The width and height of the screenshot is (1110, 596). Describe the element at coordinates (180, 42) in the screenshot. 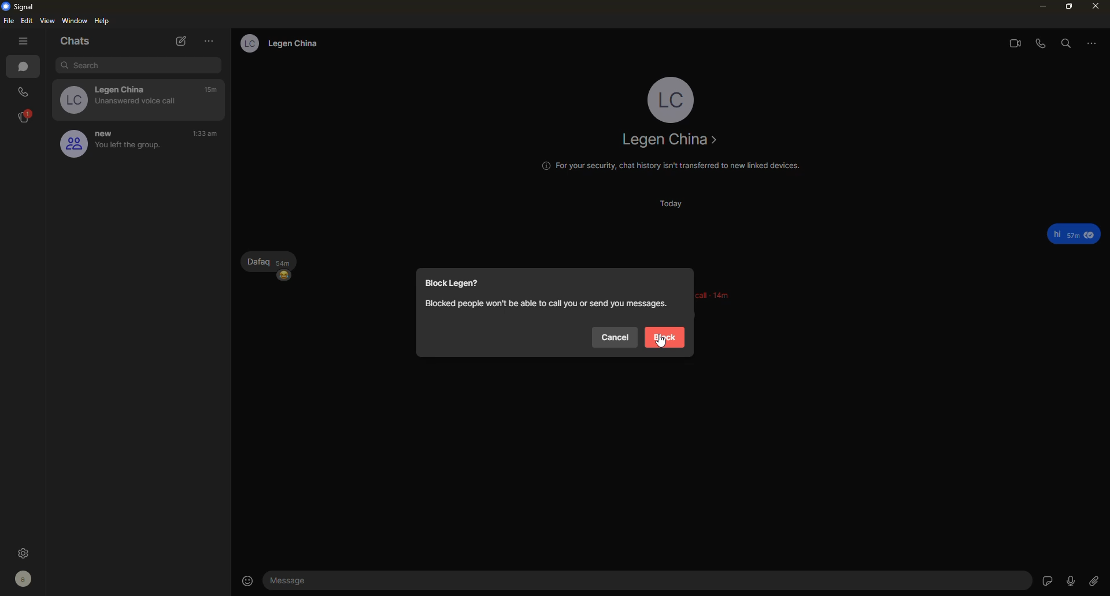

I see `new chat` at that location.